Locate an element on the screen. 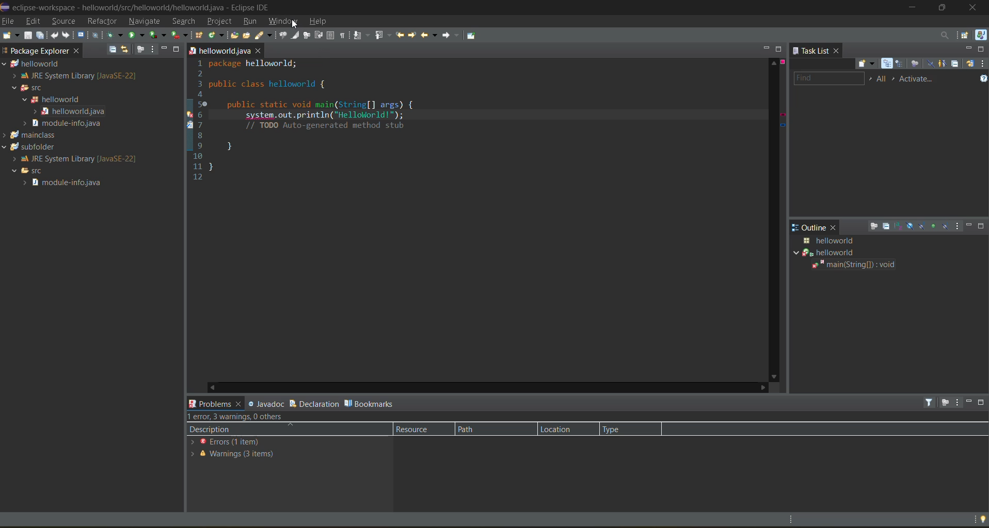  show tasks UI legend is located at coordinates (983, 78).